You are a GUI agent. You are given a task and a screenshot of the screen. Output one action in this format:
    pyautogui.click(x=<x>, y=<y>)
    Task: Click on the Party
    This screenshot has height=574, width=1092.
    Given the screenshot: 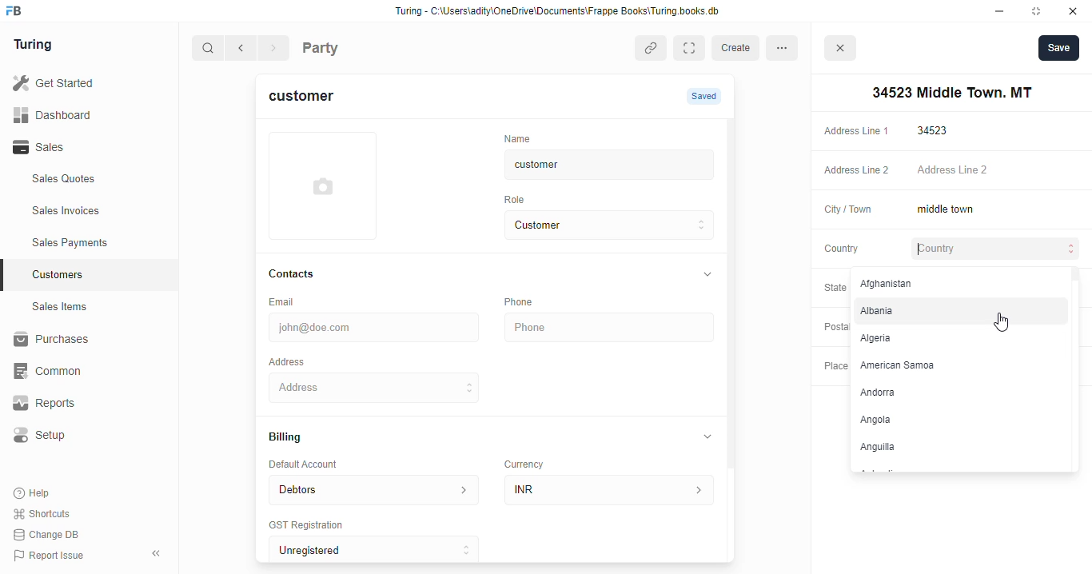 What is the action you would take?
    pyautogui.click(x=353, y=46)
    